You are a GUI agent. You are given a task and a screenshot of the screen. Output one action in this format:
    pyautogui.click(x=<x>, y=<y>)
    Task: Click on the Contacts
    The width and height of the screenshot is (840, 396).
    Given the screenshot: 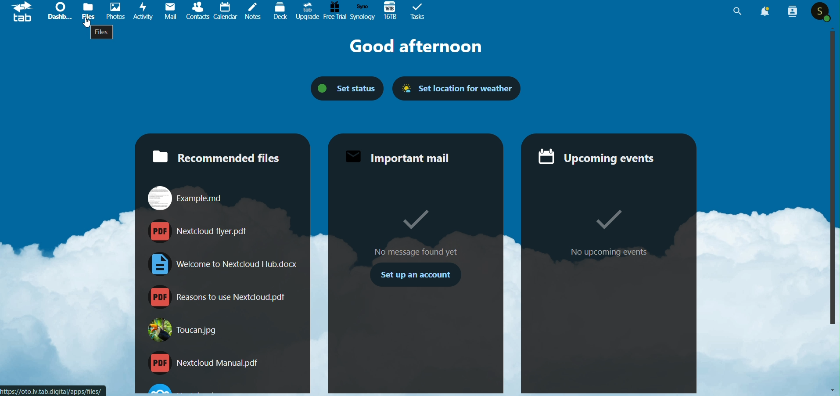 What is the action you would take?
    pyautogui.click(x=199, y=11)
    